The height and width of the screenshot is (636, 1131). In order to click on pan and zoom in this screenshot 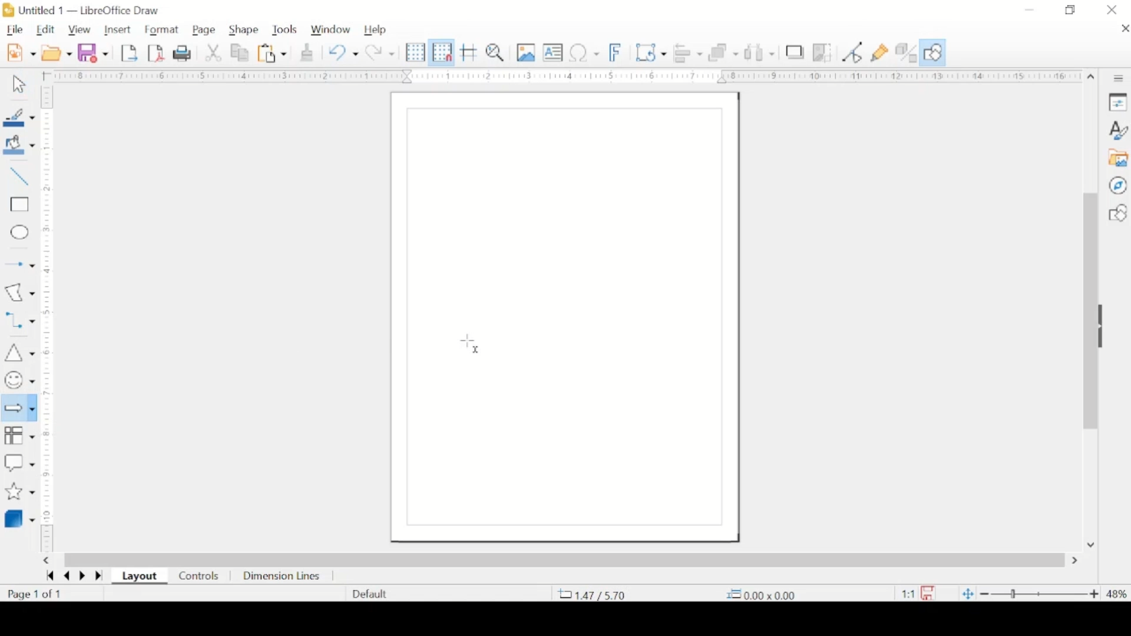, I will do `click(495, 52)`.